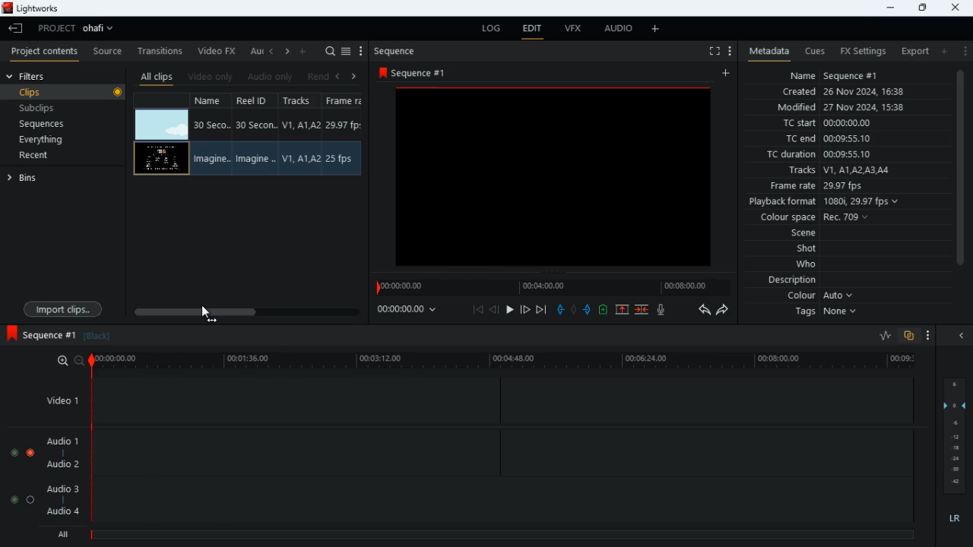 This screenshot has height=547, width=973. I want to click on overlap, so click(908, 335).